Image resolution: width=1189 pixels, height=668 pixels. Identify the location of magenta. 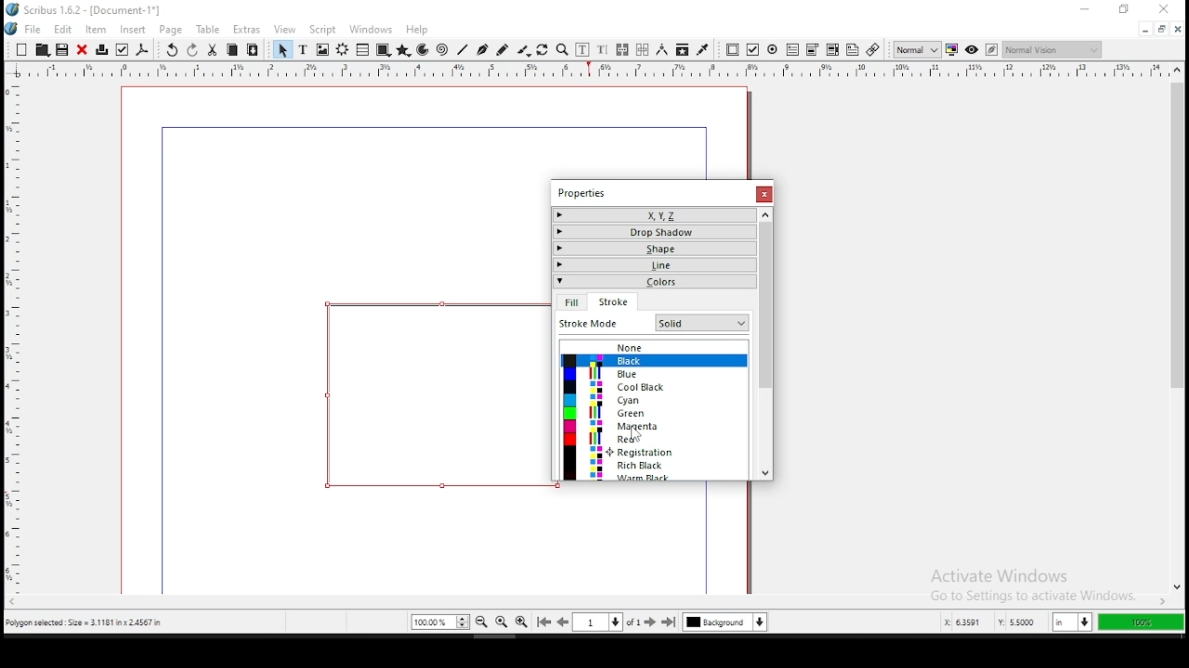
(654, 426).